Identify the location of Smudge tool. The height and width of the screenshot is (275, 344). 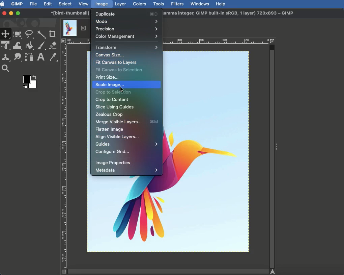
(18, 58).